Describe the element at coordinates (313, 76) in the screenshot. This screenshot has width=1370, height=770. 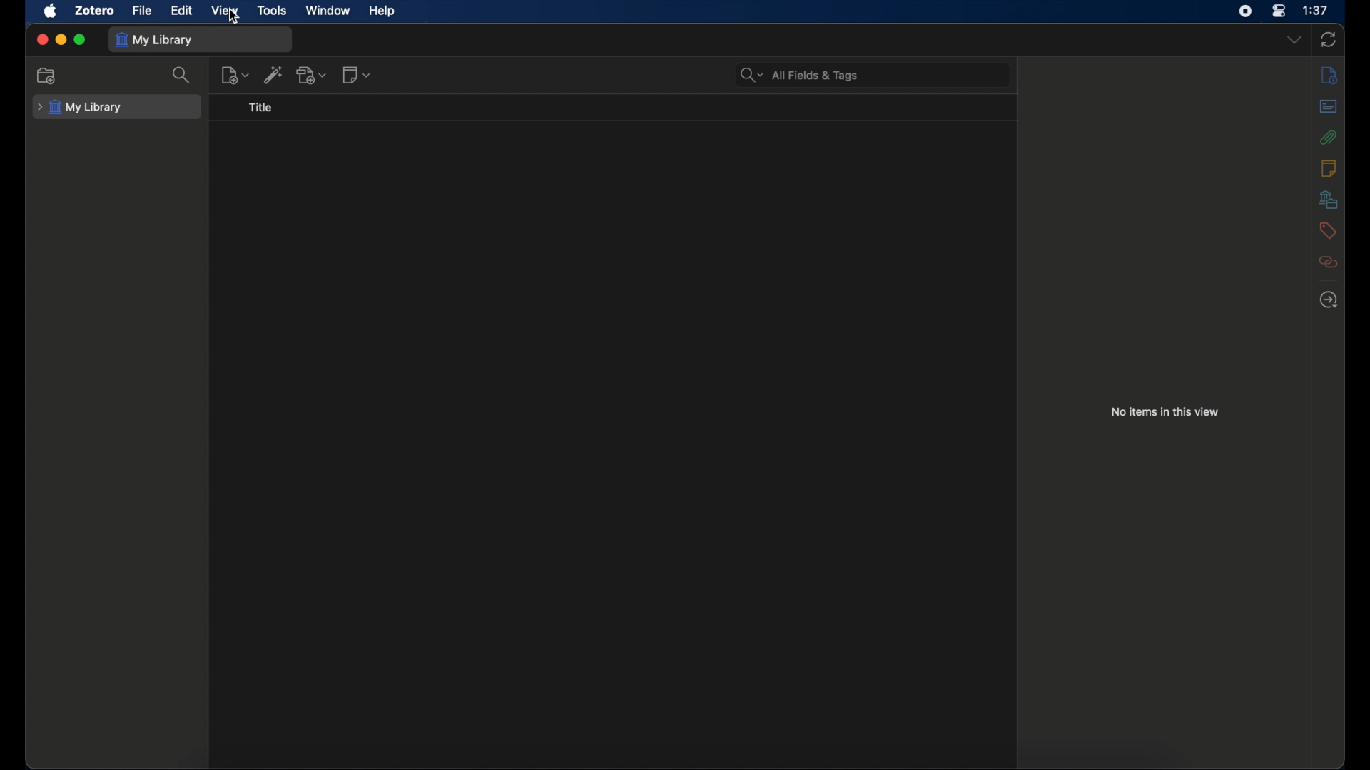
I see `add attachments` at that location.